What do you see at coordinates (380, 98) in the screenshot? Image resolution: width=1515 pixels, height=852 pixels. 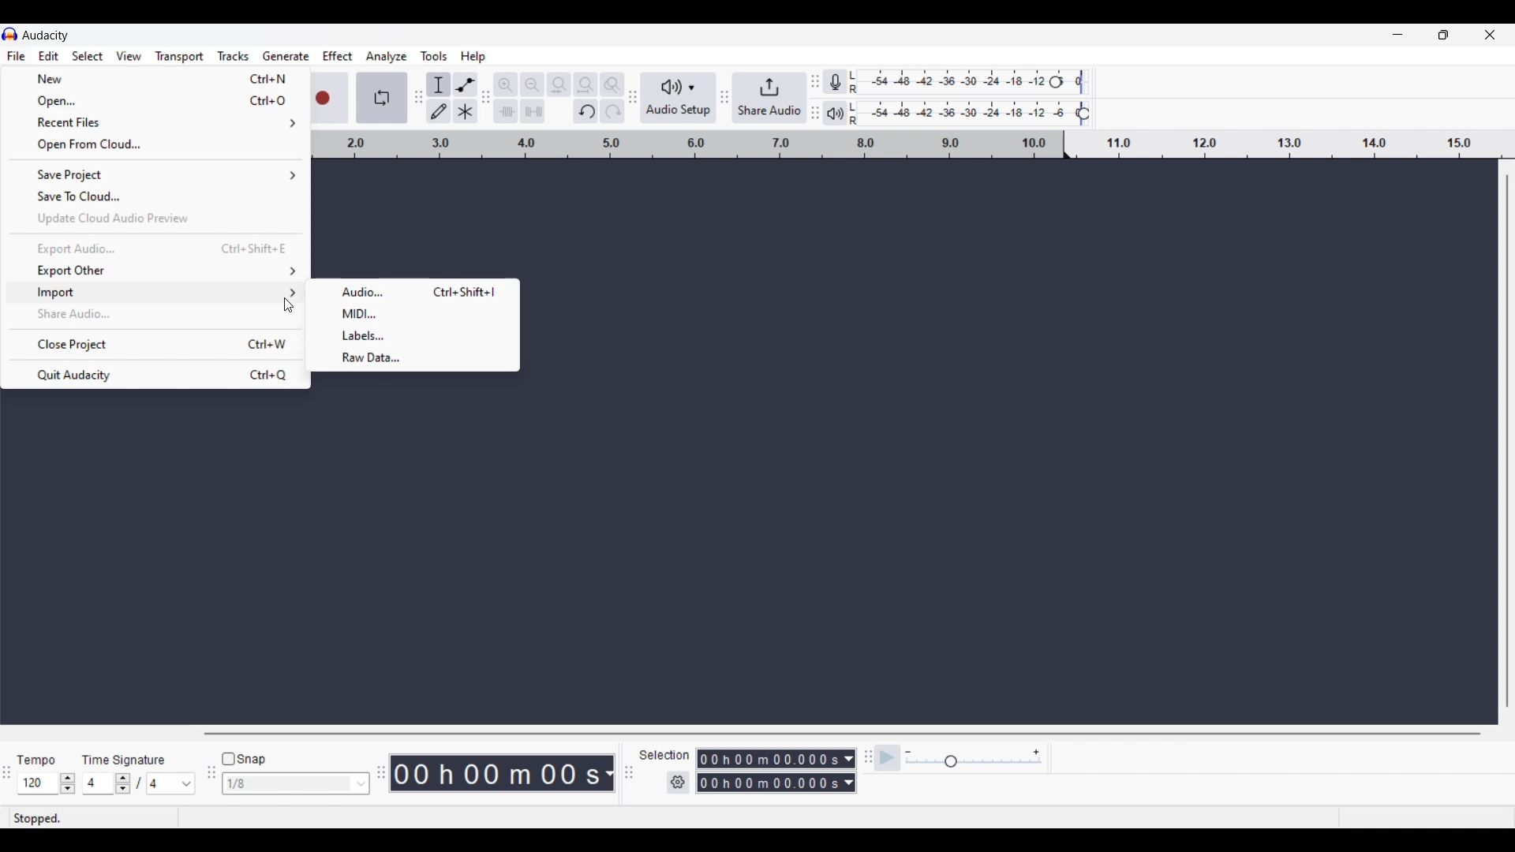 I see `Enable looping` at bounding box center [380, 98].